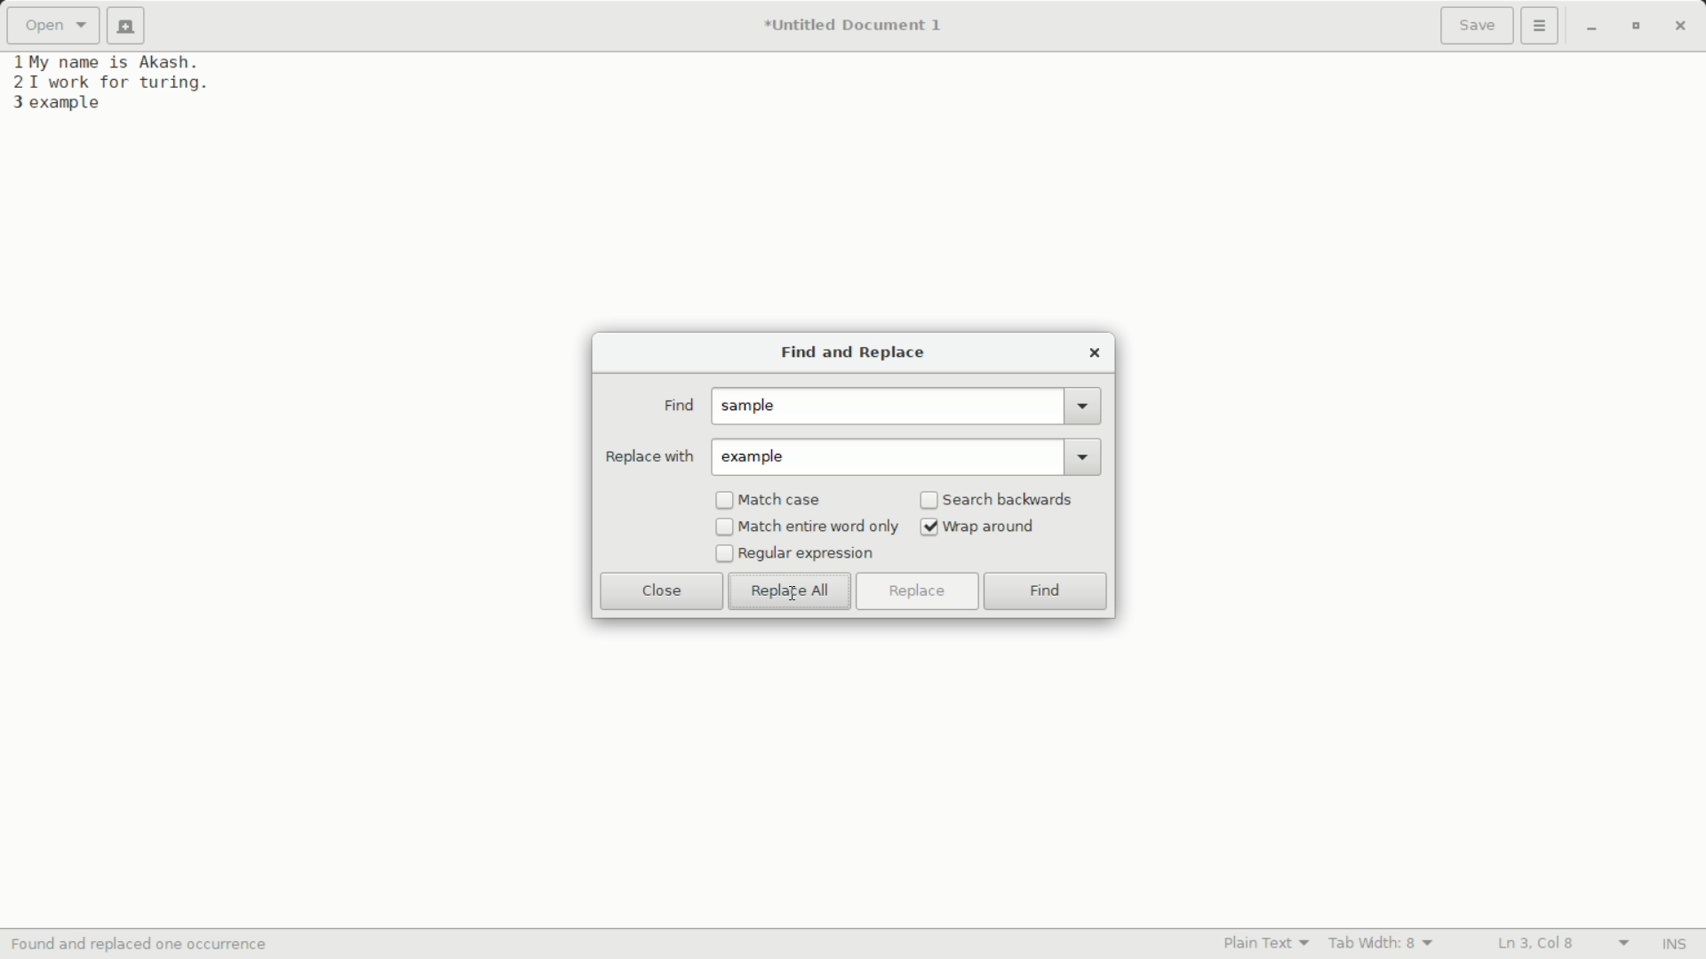 The height and width of the screenshot is (959, 1706). I want to click on 1My name is Akash., so click(109, 61).